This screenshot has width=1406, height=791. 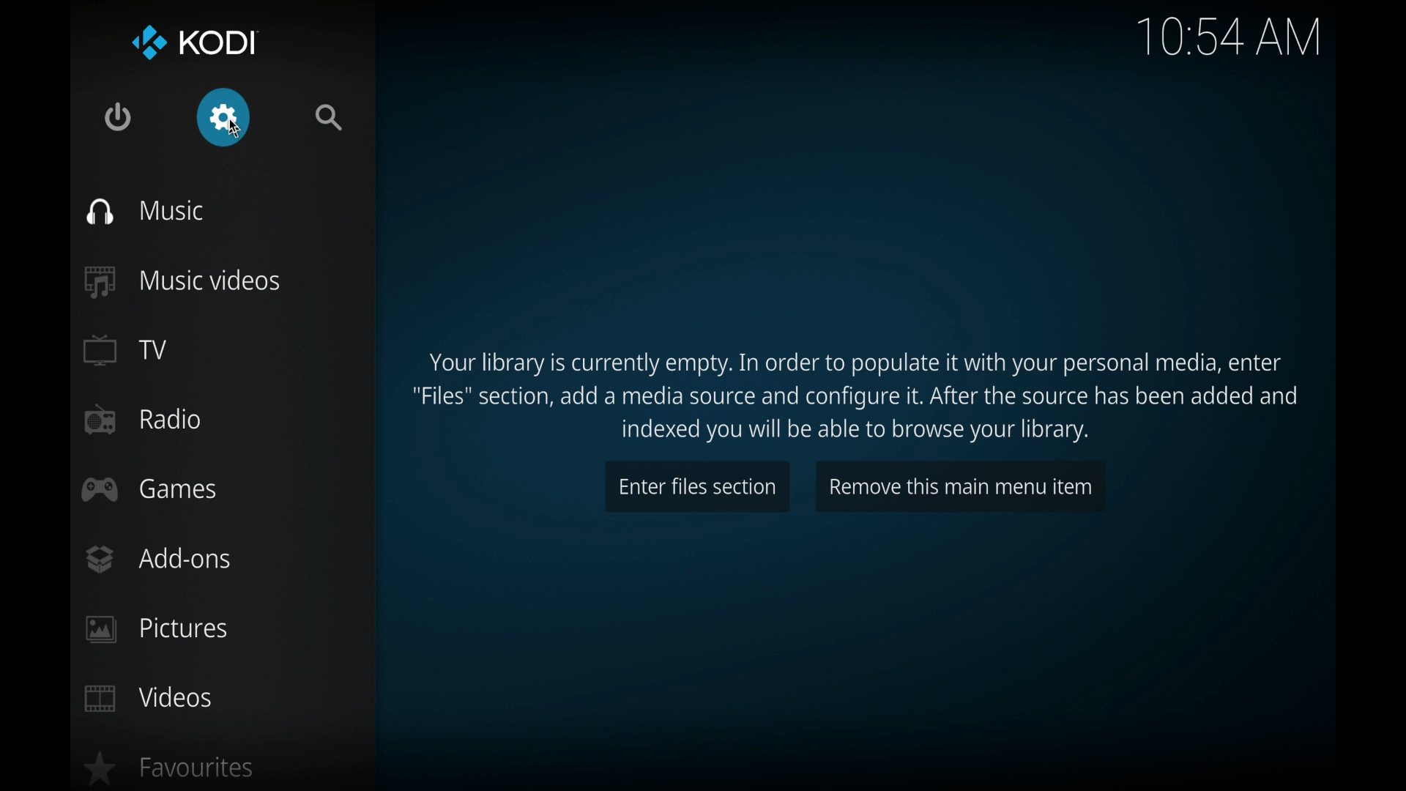 I want to click on music, so click(x=146, y=212).